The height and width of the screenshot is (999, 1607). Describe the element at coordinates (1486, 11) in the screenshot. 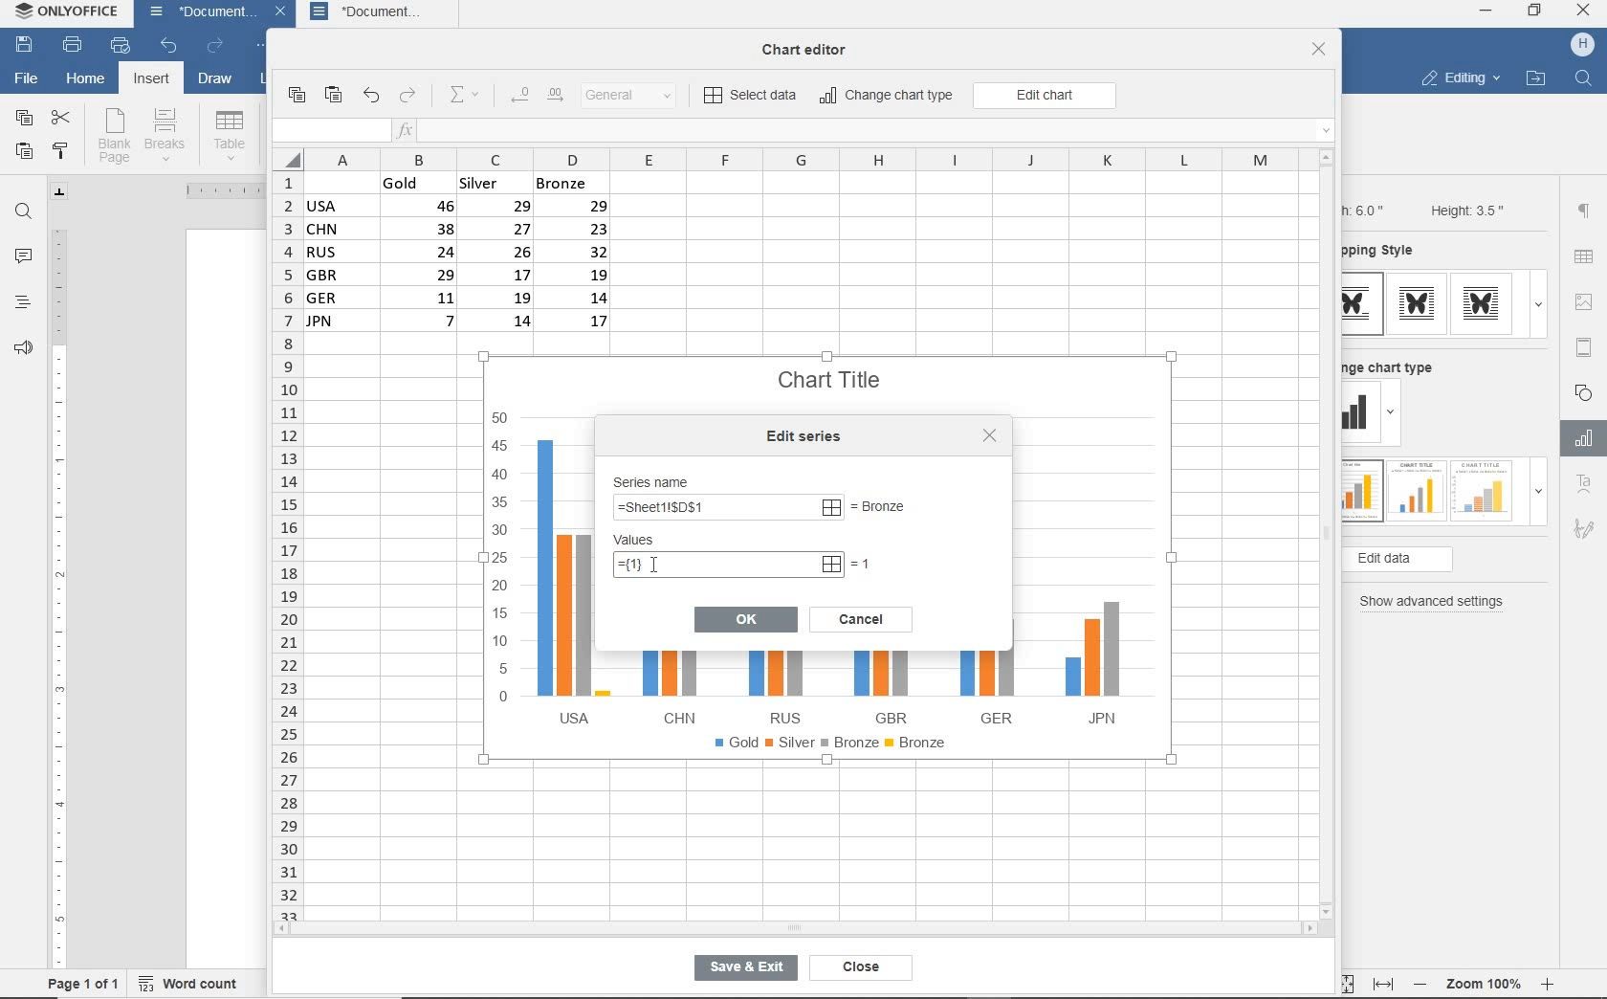

I see `minimize` at that location.